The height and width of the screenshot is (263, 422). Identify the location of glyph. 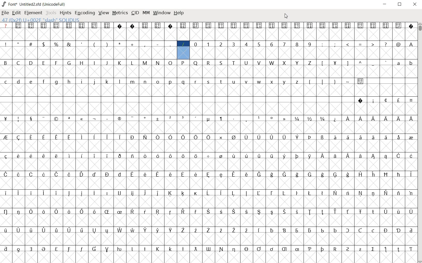
(310, 212).